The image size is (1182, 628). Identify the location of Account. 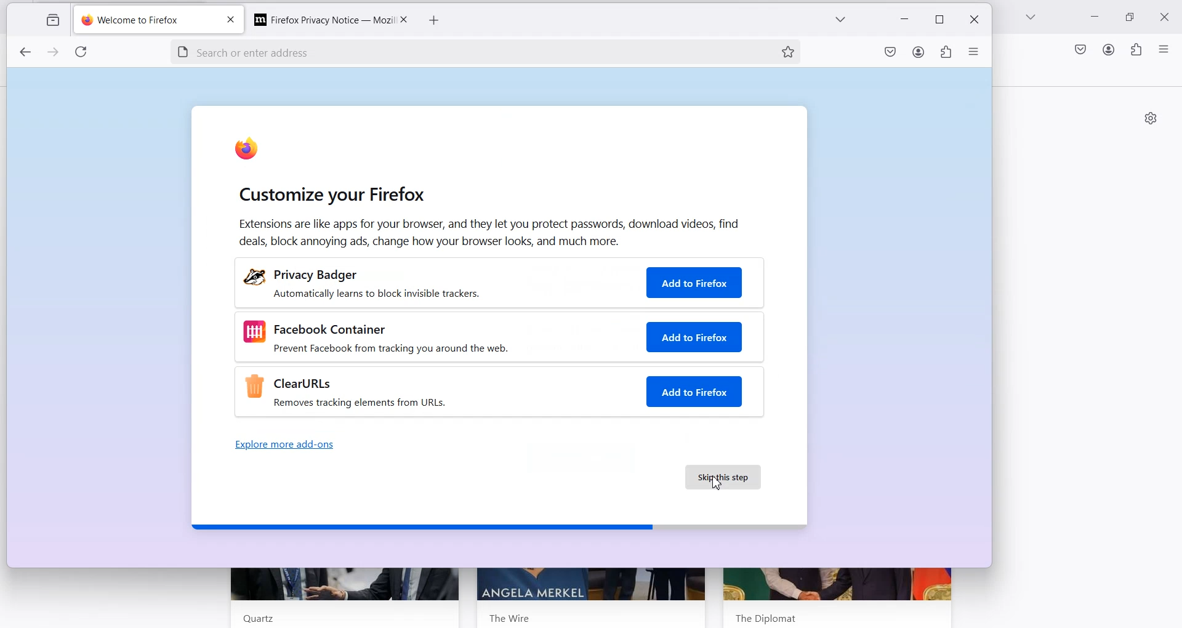
(1109, 49).